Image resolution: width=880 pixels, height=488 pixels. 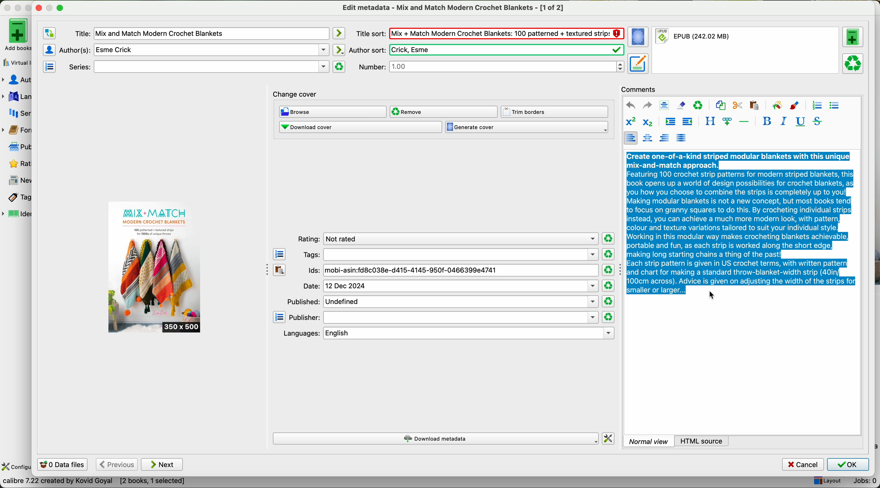 What do you see at coordinates (609, 302) in the screenshot?
I see `clear rating` at bounding box center [609, 302].